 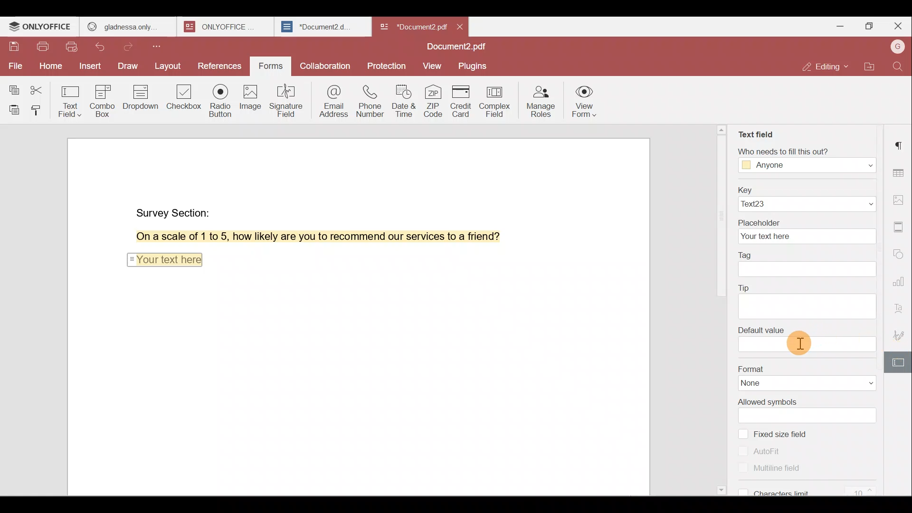 I want to click on Document name, so click(x=459, y=47).